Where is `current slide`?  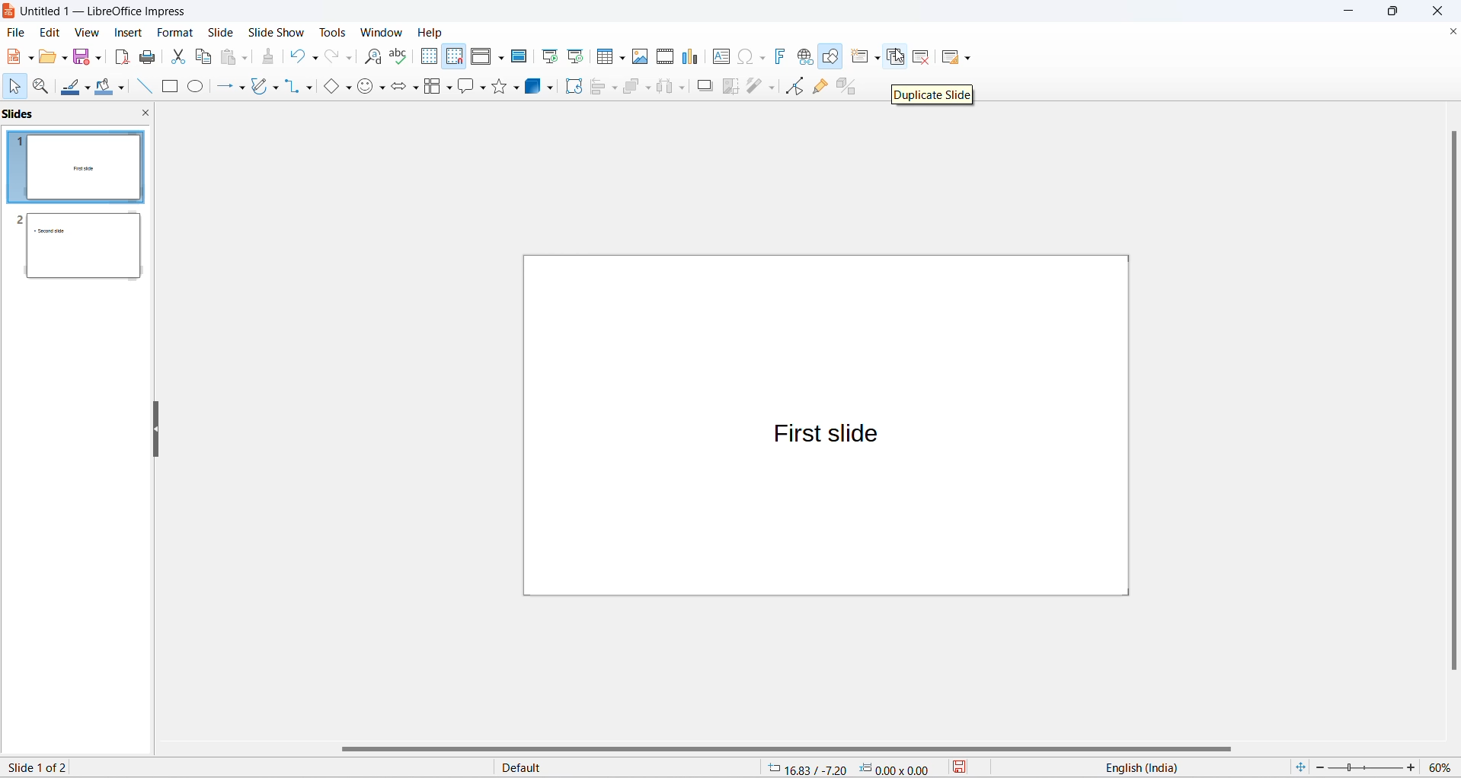 current slide is located at coordinates (39, 766).